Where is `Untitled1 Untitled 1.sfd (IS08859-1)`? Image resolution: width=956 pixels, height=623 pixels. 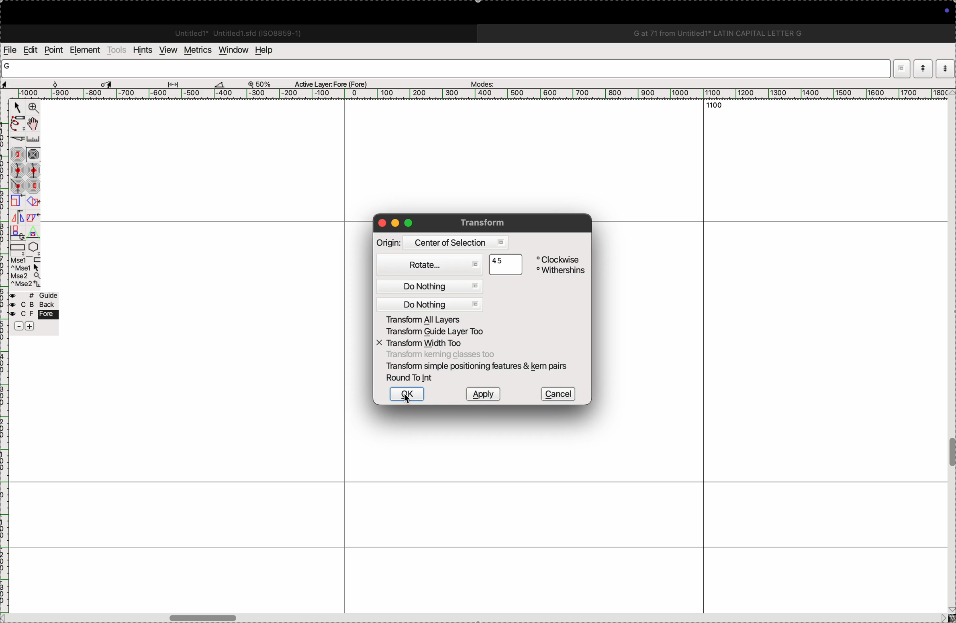
Untitled1 Untitled 1.sfd (IS08859-1) is located at coordinates (232, 32).